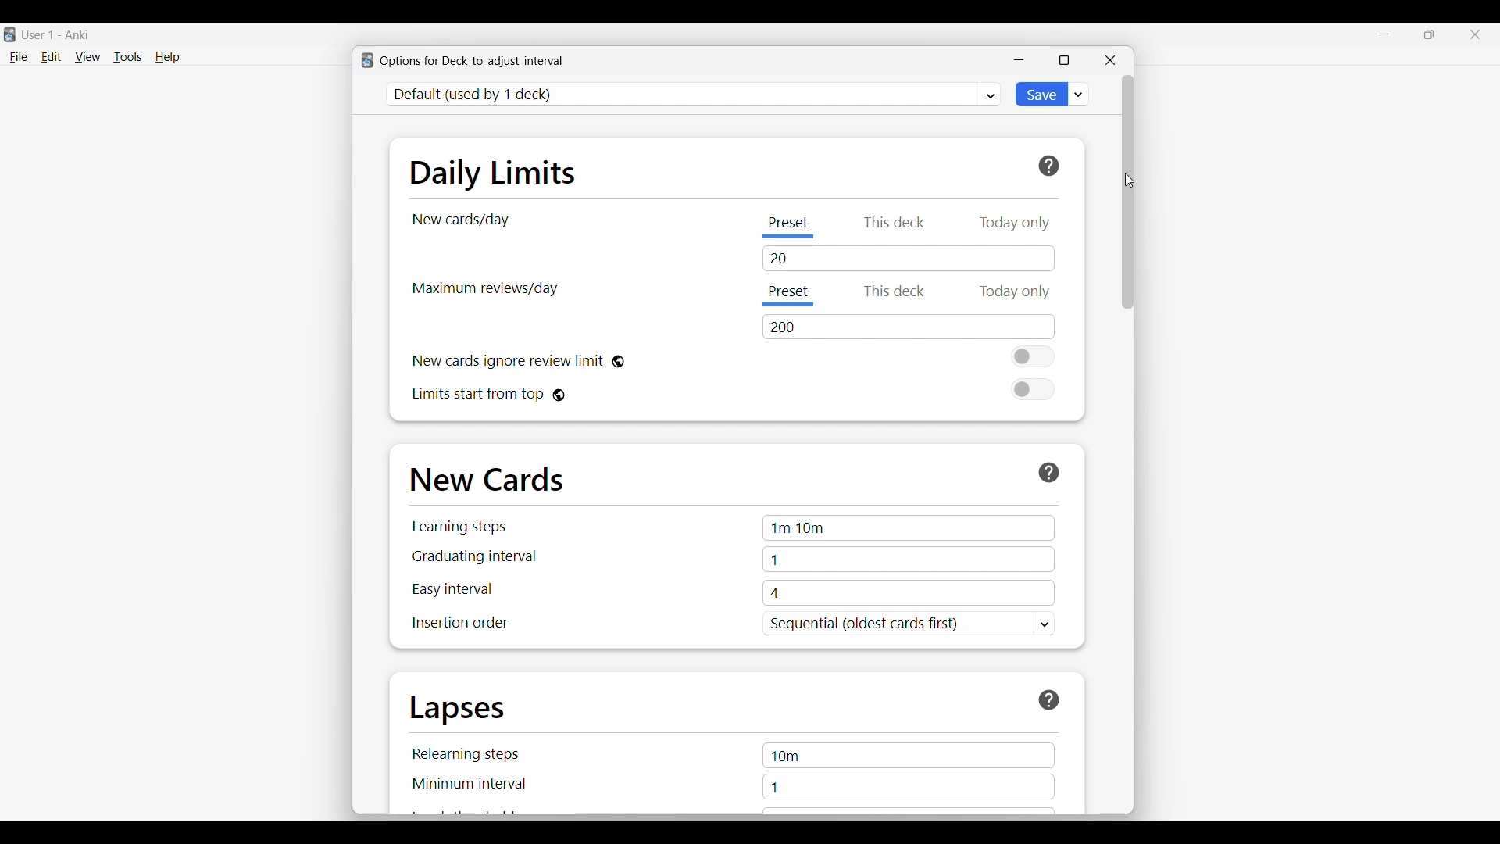 This screenshot has height=844, width=1500. What do you see at coordinates (1016, 292) in the screenshot?
I see `Today only` at bounding box center [1016, 292].